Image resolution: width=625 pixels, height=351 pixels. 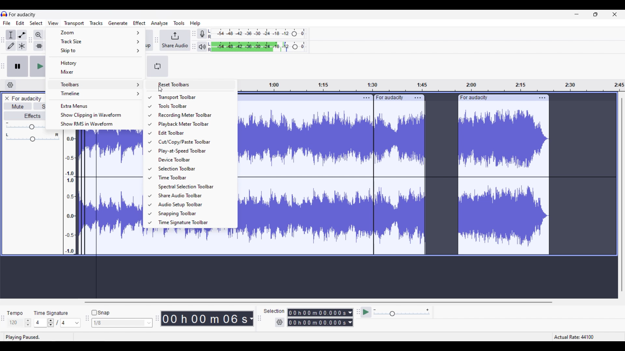 I want to click on Checks indicate toolbar selected, so click(x=149, y=160).